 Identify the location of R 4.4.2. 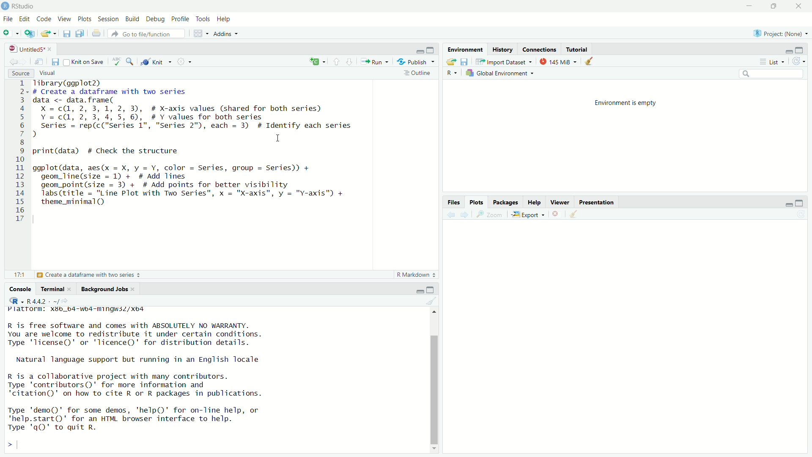
(41, 301).